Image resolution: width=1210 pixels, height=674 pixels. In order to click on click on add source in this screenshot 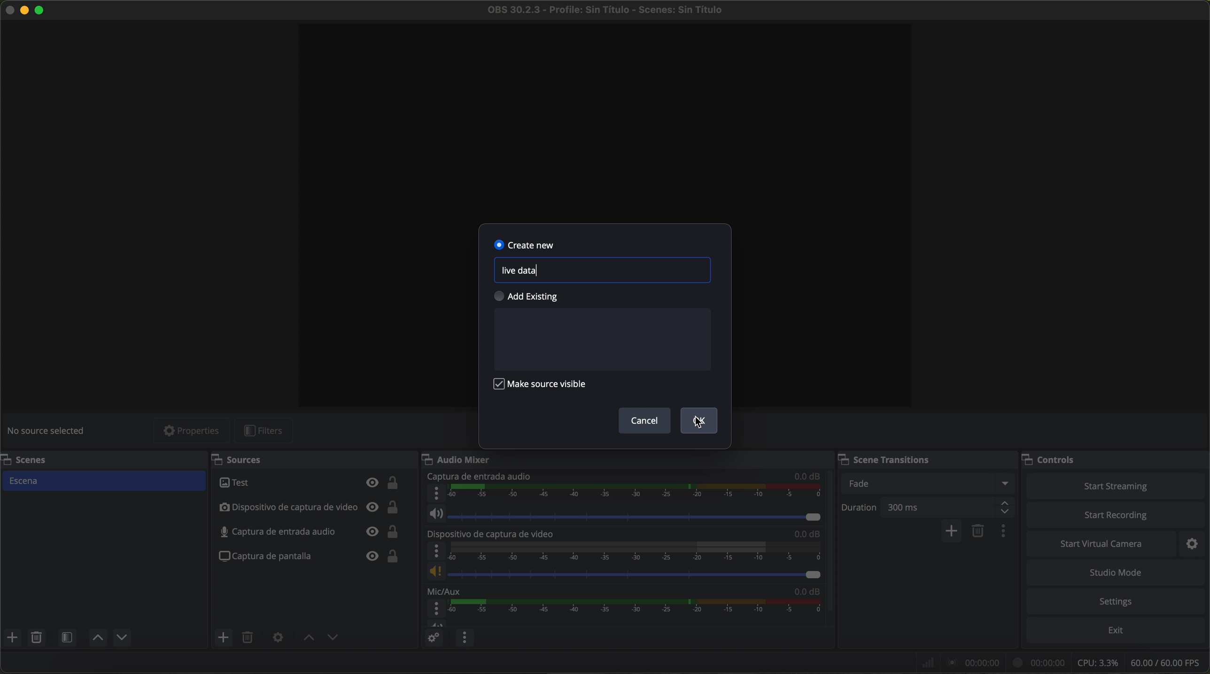, I will do `click(225, 638)`.